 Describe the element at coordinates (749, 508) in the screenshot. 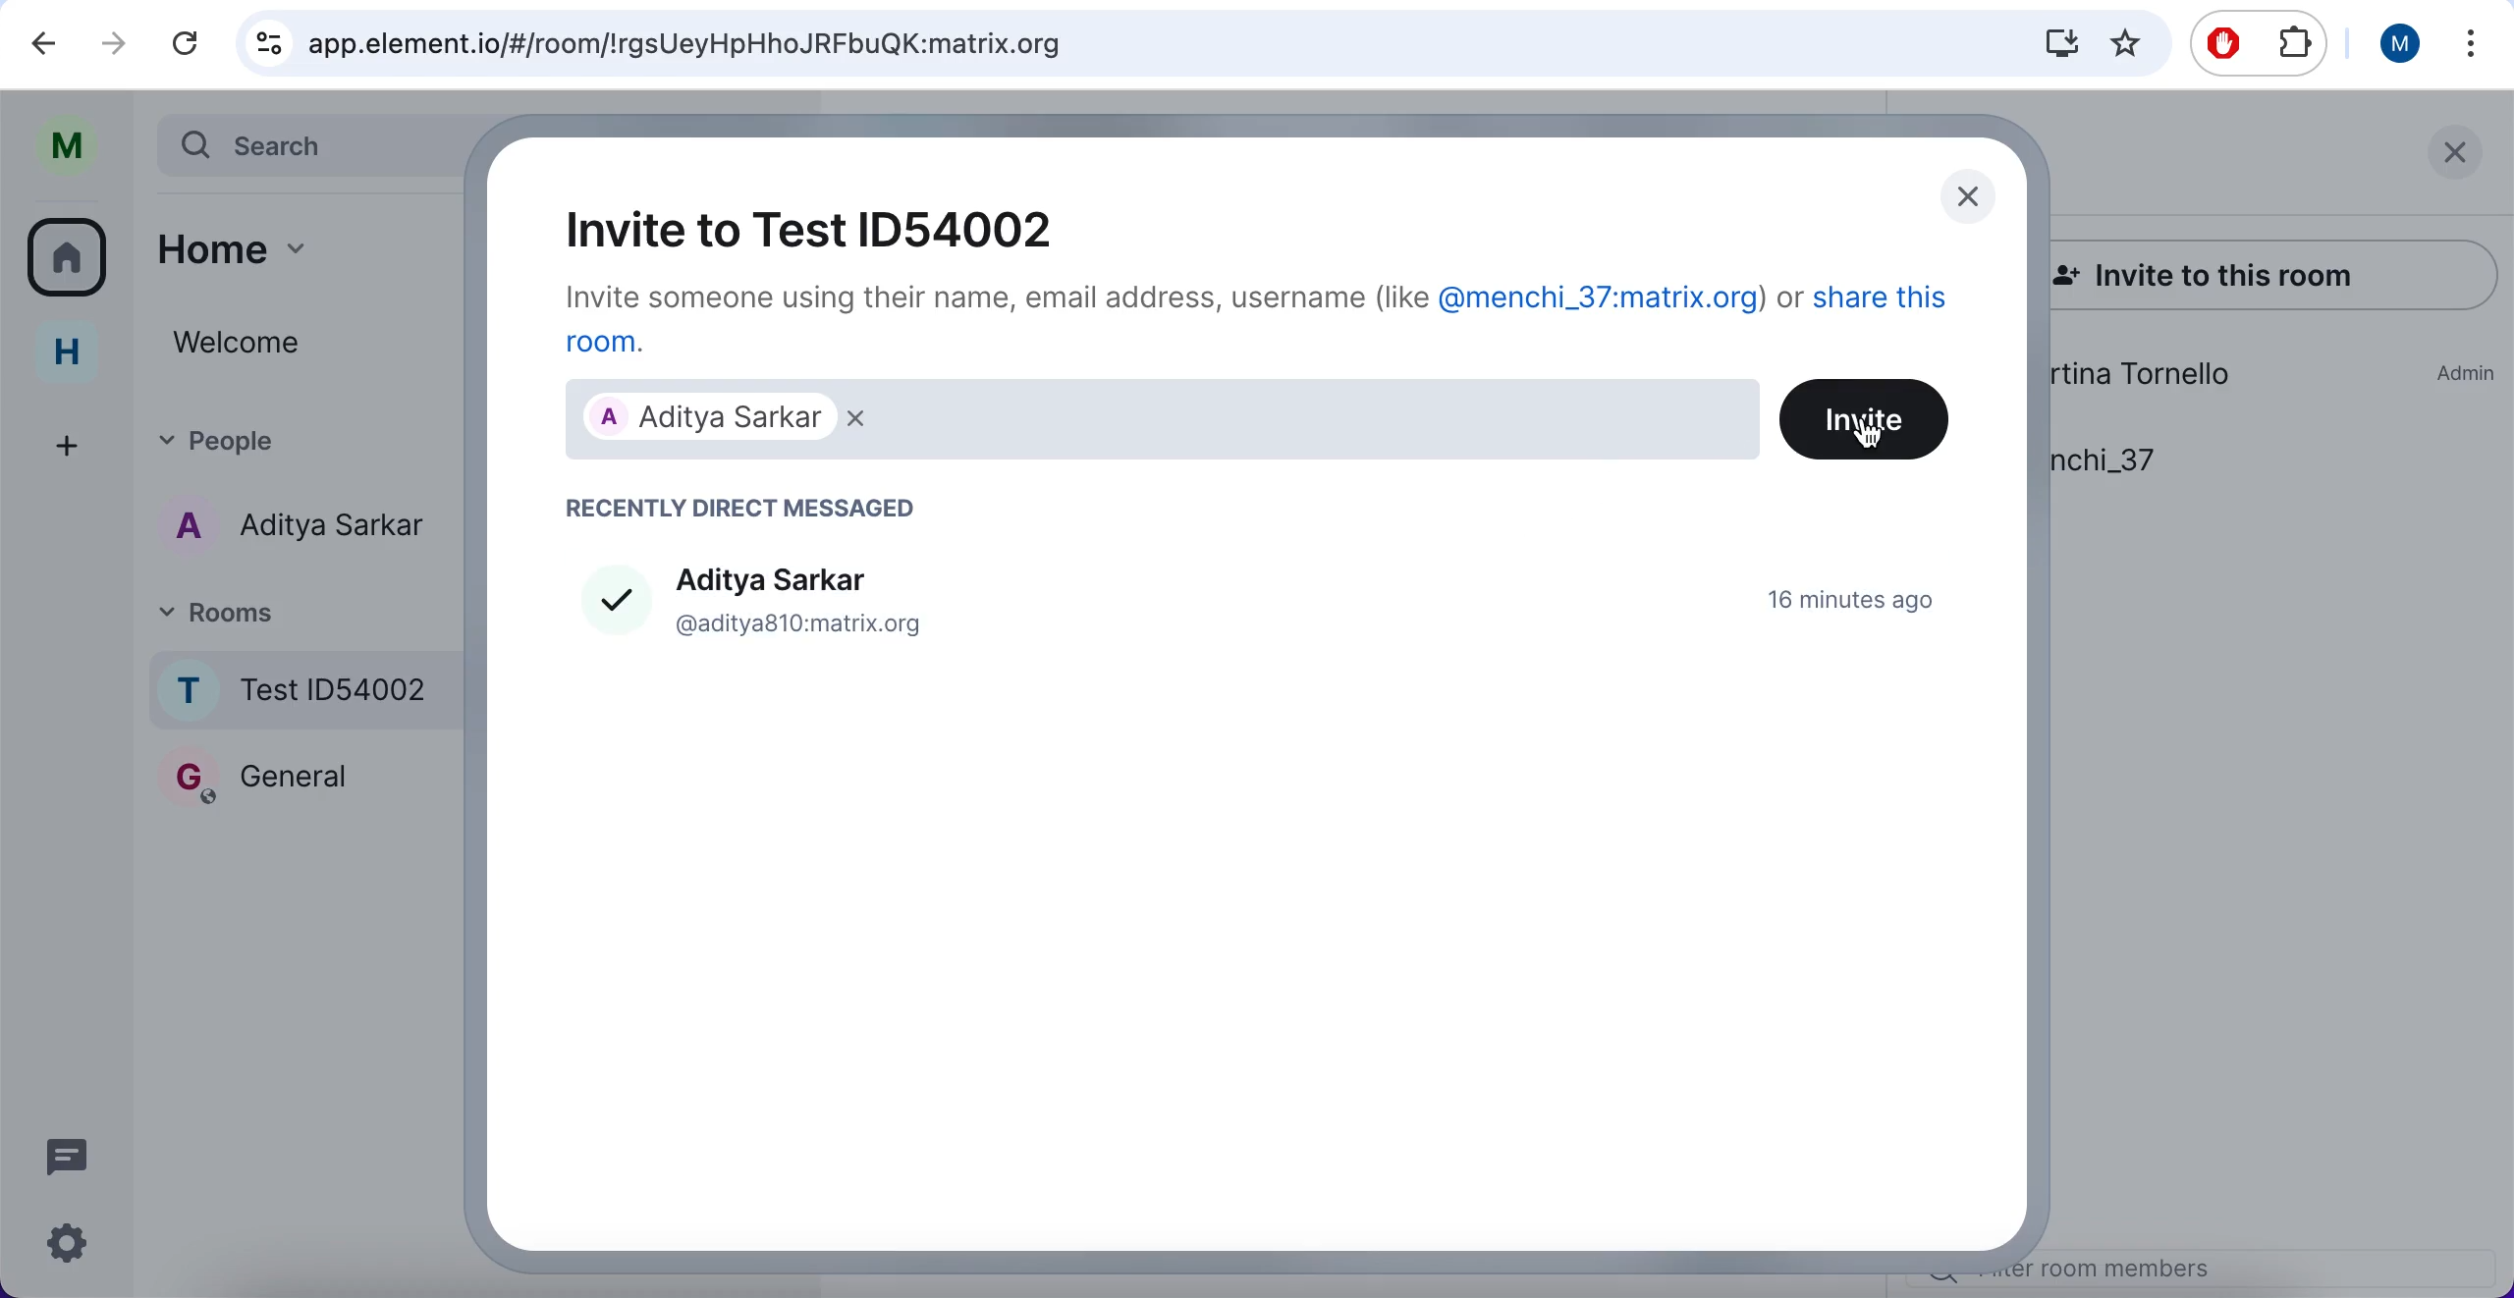

I see `recently direct messaged` at that location.